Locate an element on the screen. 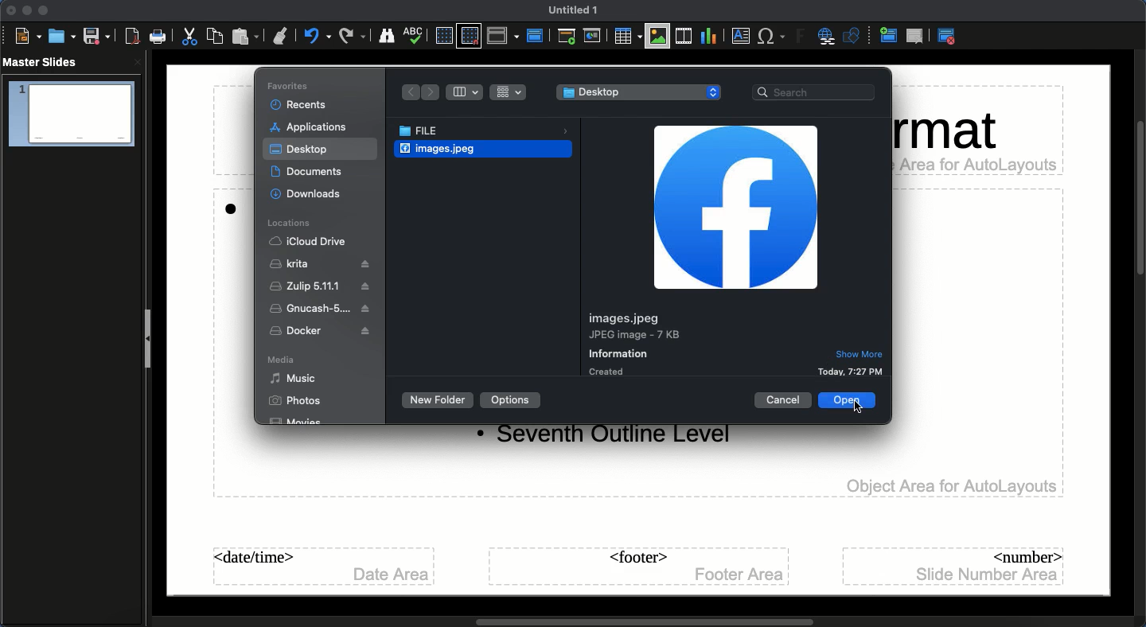  Locations is located at coordinates (290, 222).